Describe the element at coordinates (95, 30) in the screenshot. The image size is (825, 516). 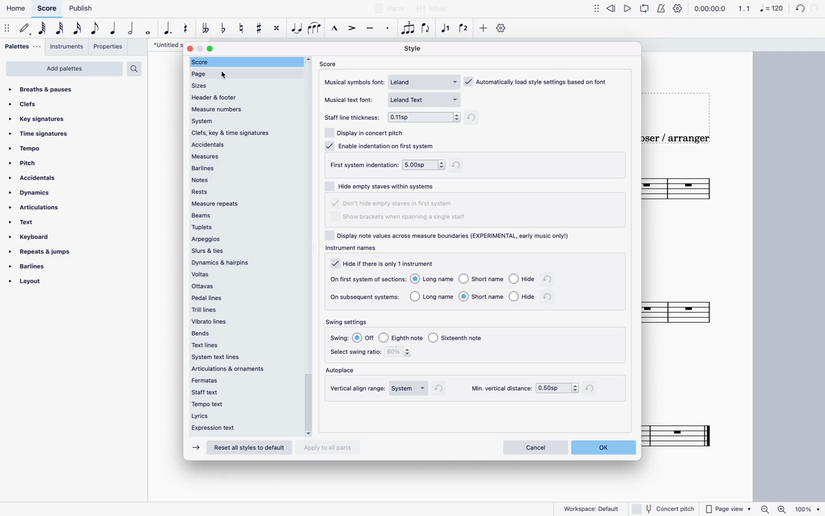
I see `eight note` at that location.